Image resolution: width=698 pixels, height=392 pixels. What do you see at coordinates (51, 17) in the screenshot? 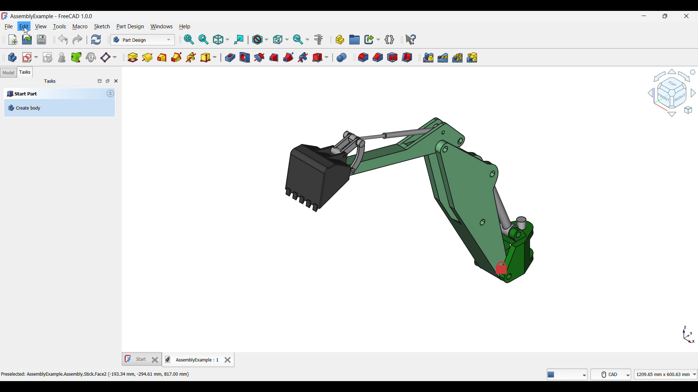
I see `AssemblyExample - FreeCAD 1.0.0` at bounding box center [51, 17].